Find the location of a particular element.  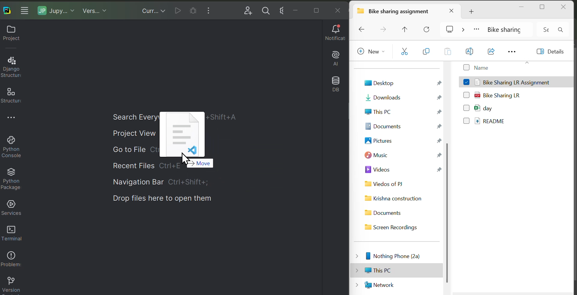

More options is located at coordinates (11, 119).